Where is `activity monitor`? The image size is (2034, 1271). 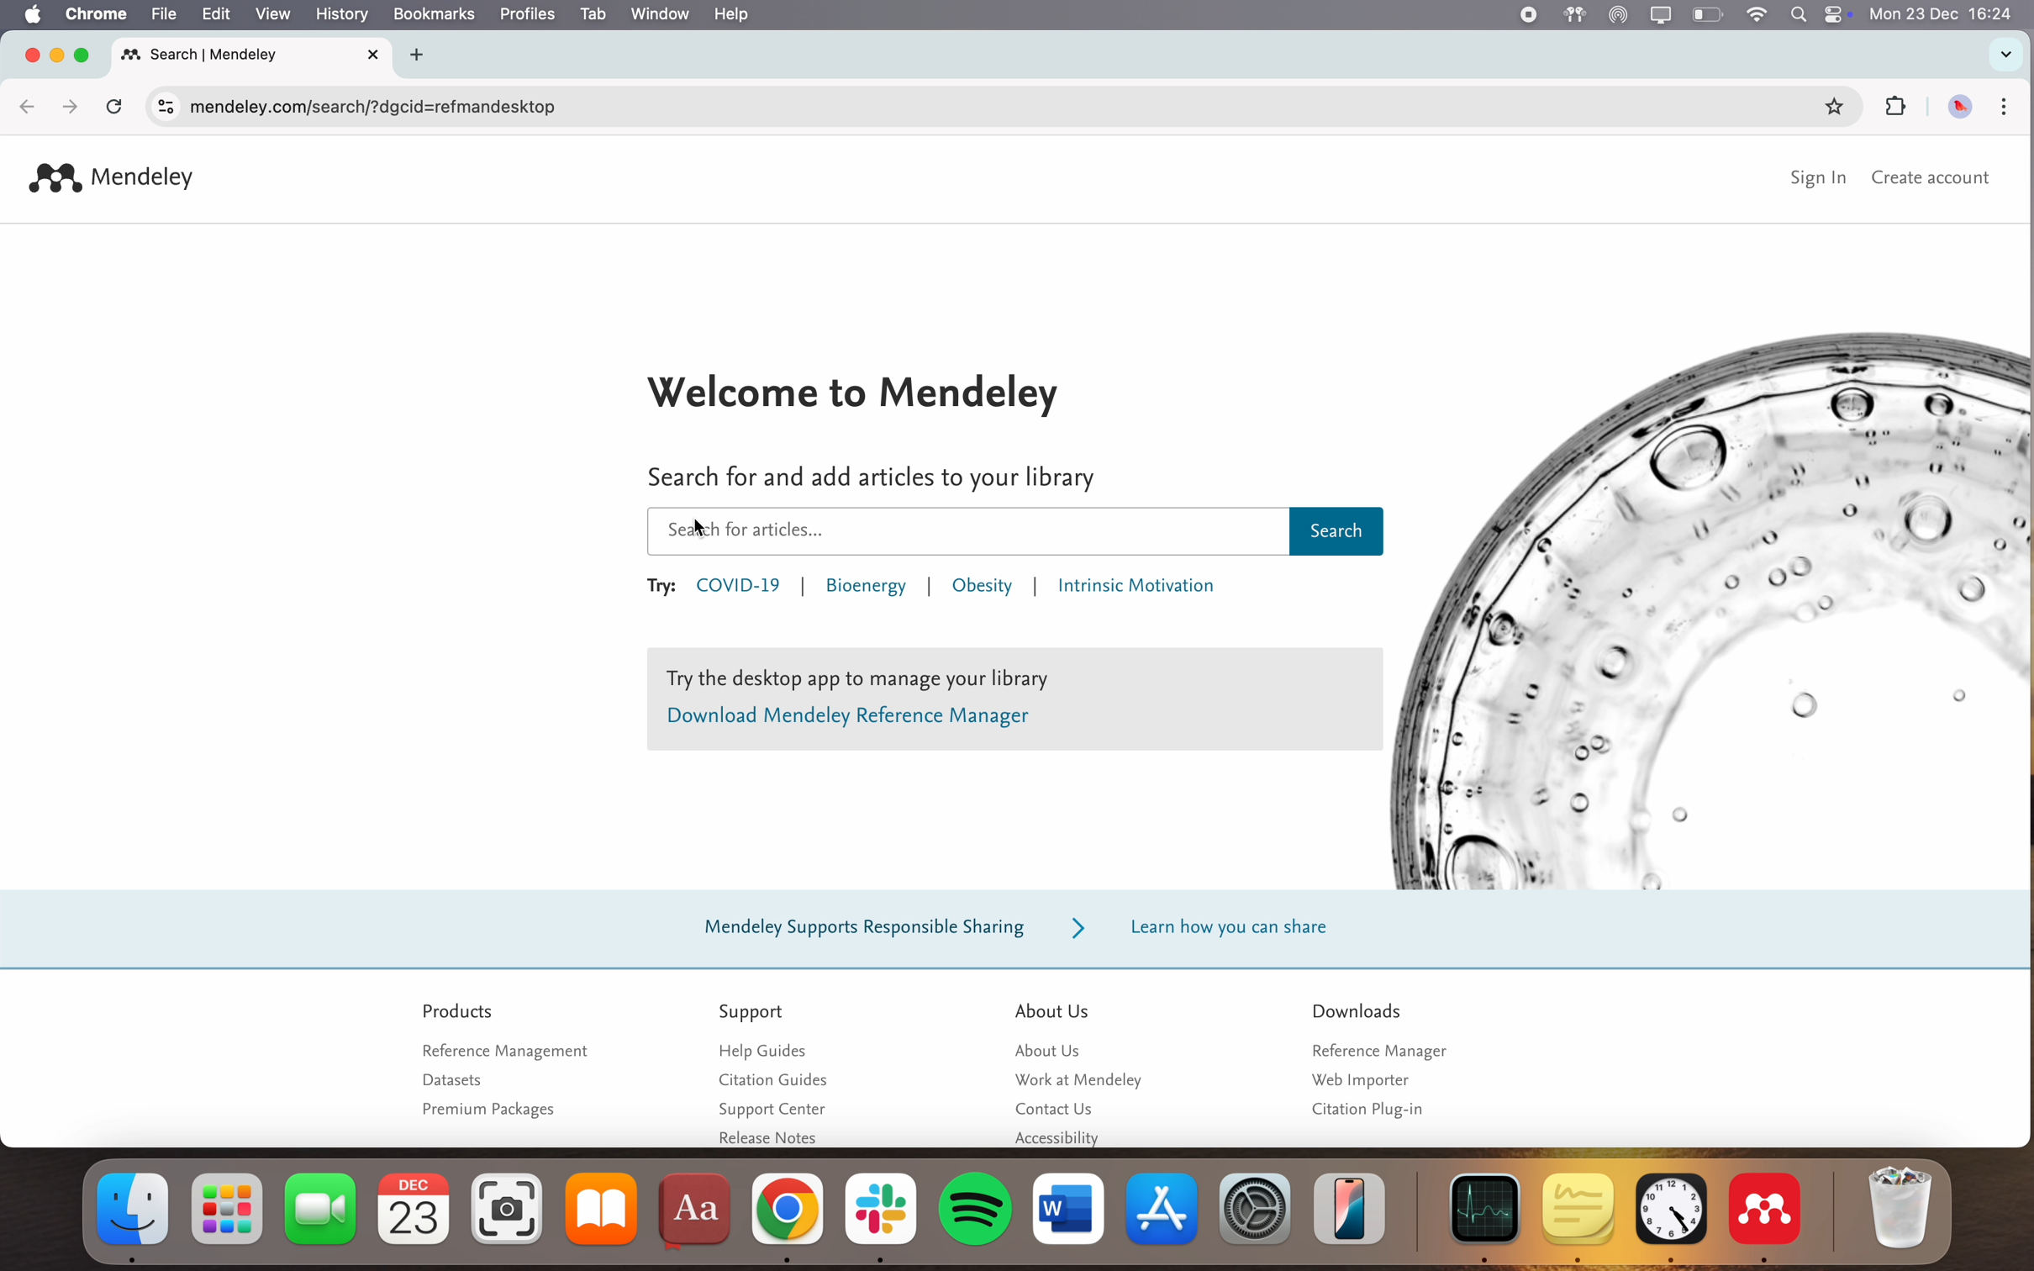
activity monitor is located at coordinates (1481, 1216).